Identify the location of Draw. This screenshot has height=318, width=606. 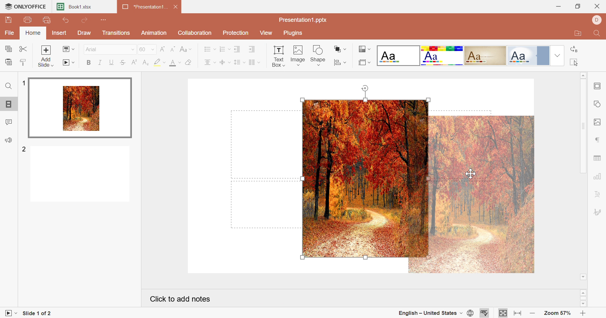
(85, 33).